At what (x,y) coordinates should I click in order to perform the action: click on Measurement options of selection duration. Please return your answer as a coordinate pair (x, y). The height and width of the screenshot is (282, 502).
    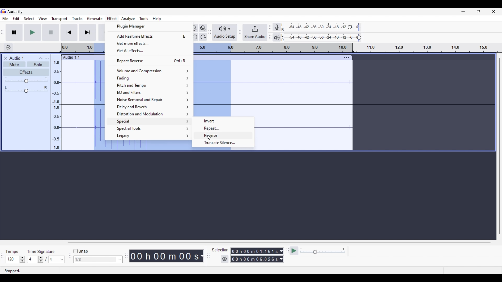
    Looking at the image, I should click on (281, 255).